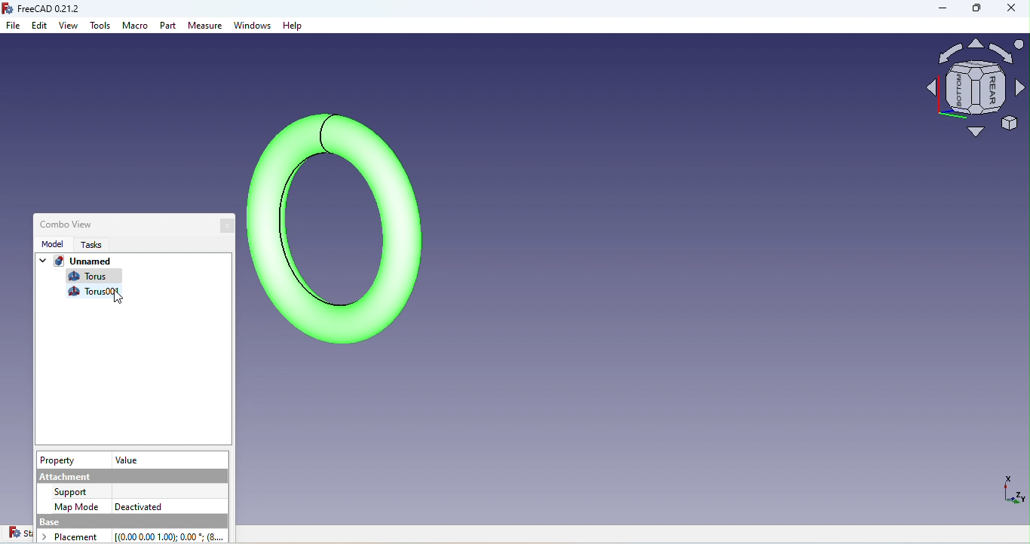  Describe the element at coordinates (229, 227) in the screenshot. I see `Close` at that location.